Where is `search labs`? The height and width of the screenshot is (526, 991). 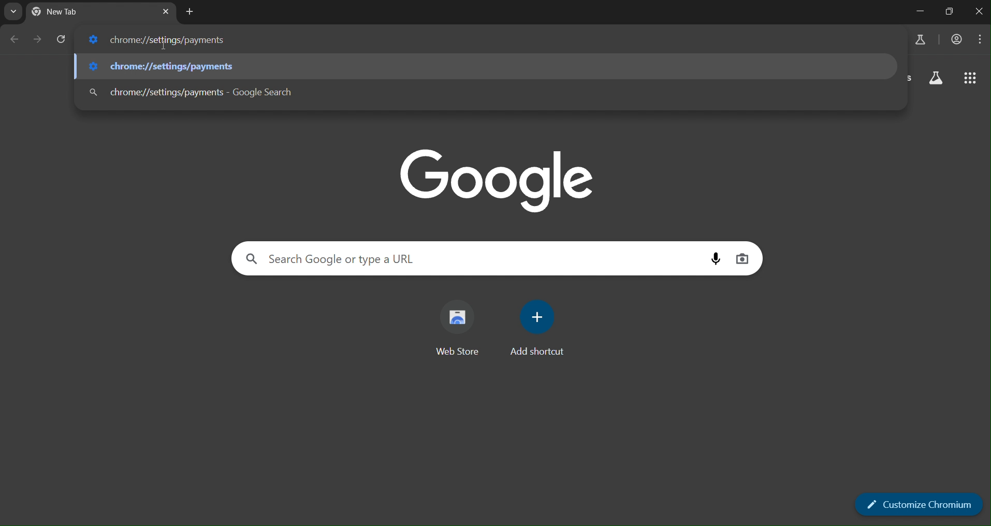
search labs is located at coordinates (935, 77).